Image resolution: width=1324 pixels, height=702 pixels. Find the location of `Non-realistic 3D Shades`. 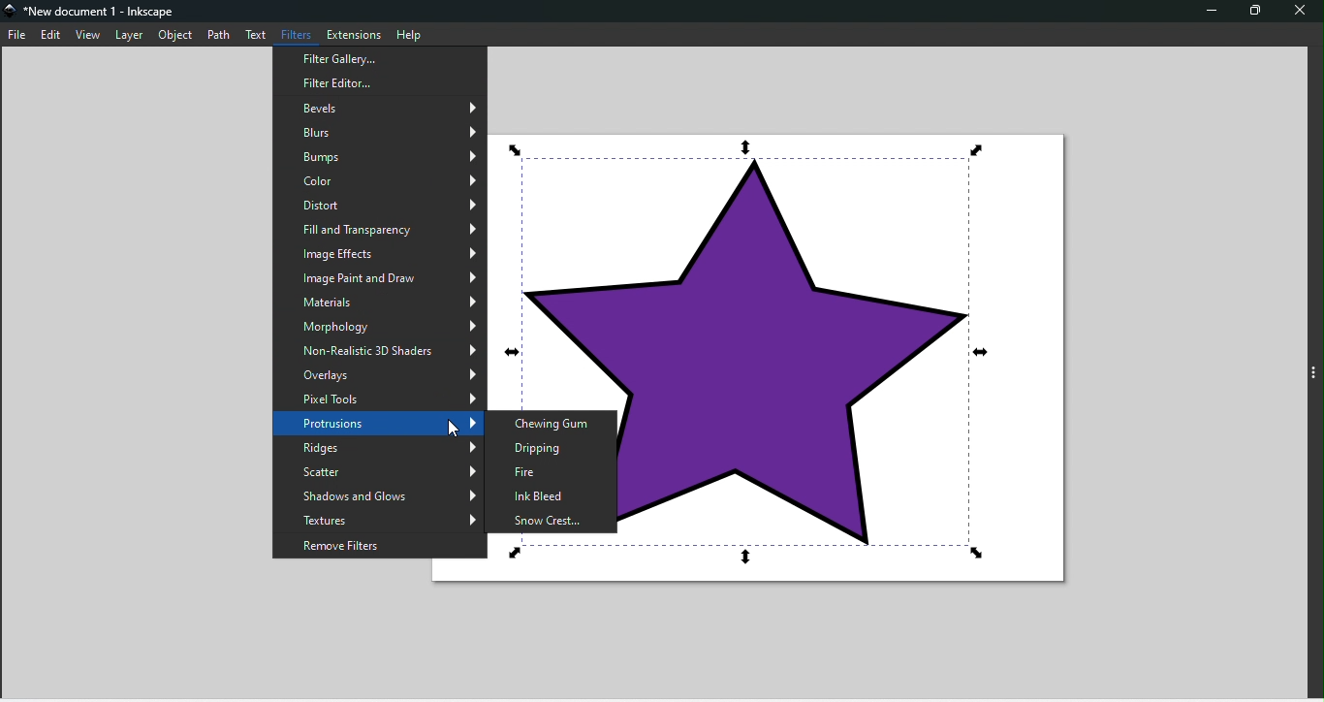

Non-realistic 3D Shades is located at coordinates (378, 348).